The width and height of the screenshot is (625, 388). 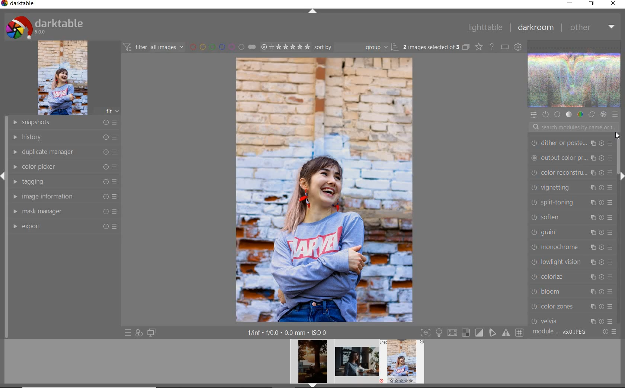 What do you see at coordinates (356, 46) in the screenshot?
I see `SORT` at bounding box center [356, 46].